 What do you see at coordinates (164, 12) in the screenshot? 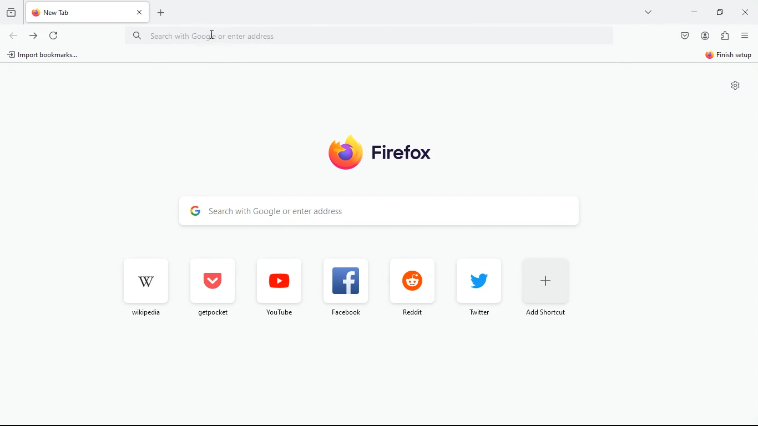
I see `add tab` at bounding box center [164, 12].